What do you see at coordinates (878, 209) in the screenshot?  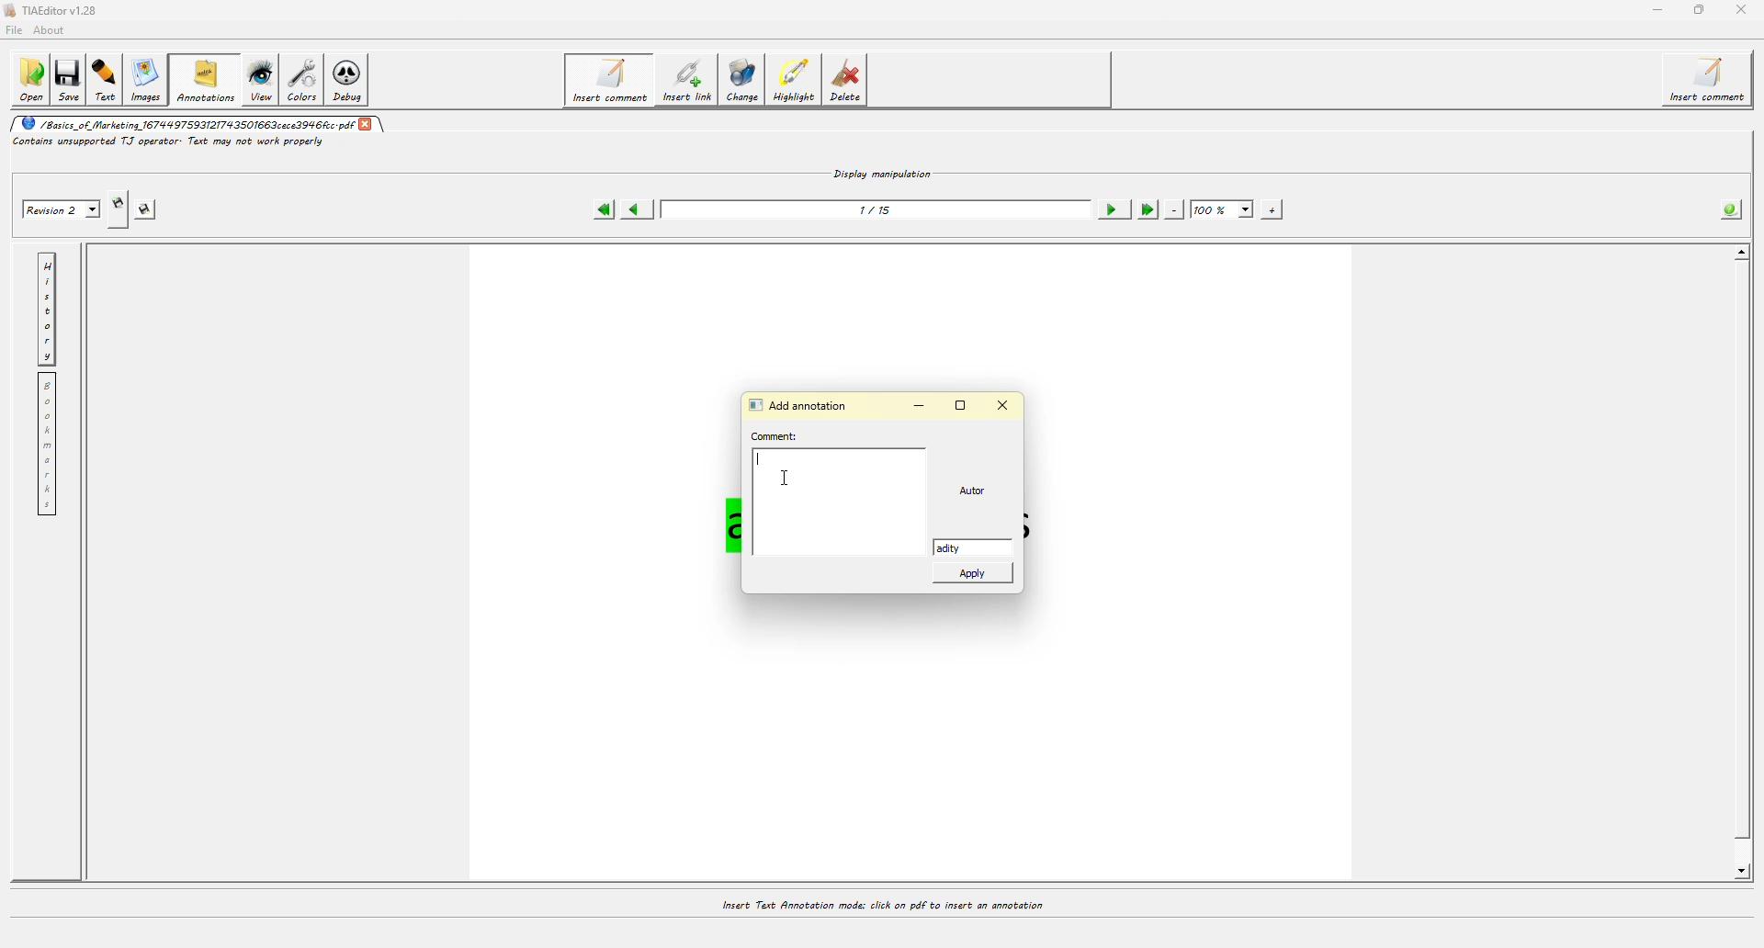 I see `1/15` at bounding box center [878, 209].